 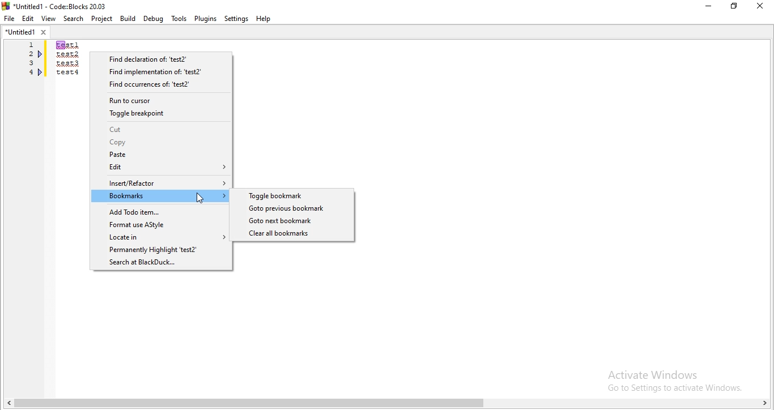 I want to click on Clear all bookmarks, so click(x=292, y=235).